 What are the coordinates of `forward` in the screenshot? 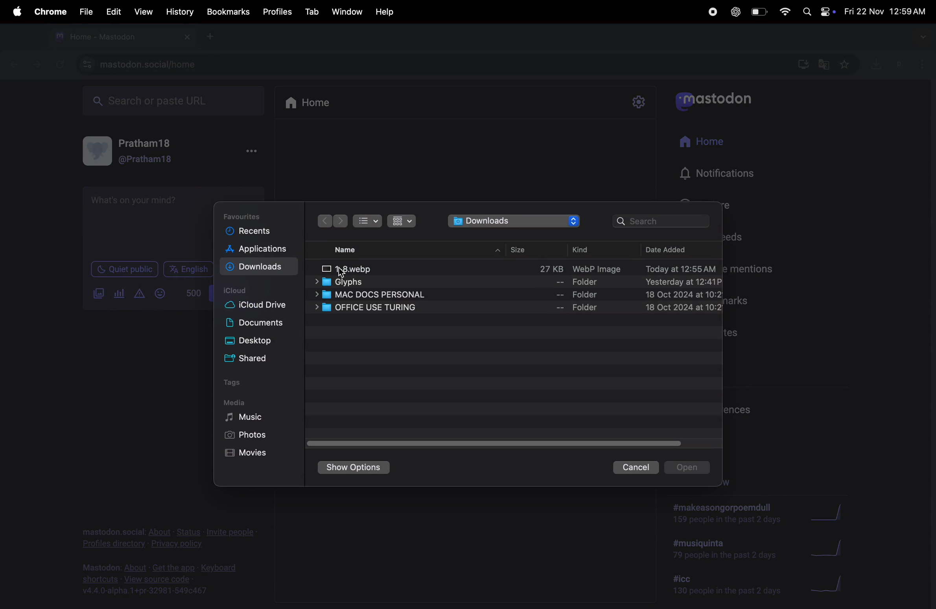 It's located at (38, 65).